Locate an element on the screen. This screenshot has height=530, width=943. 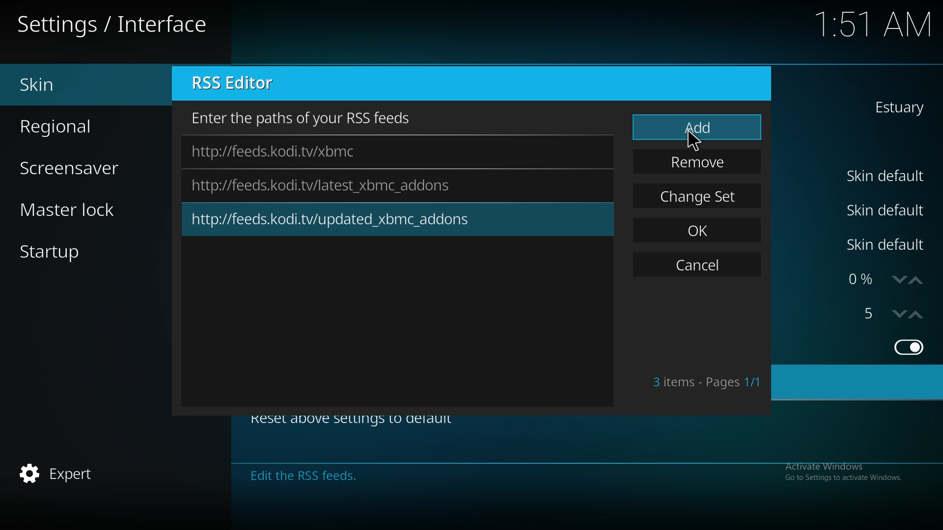
add is located at coordinates (697, 129).